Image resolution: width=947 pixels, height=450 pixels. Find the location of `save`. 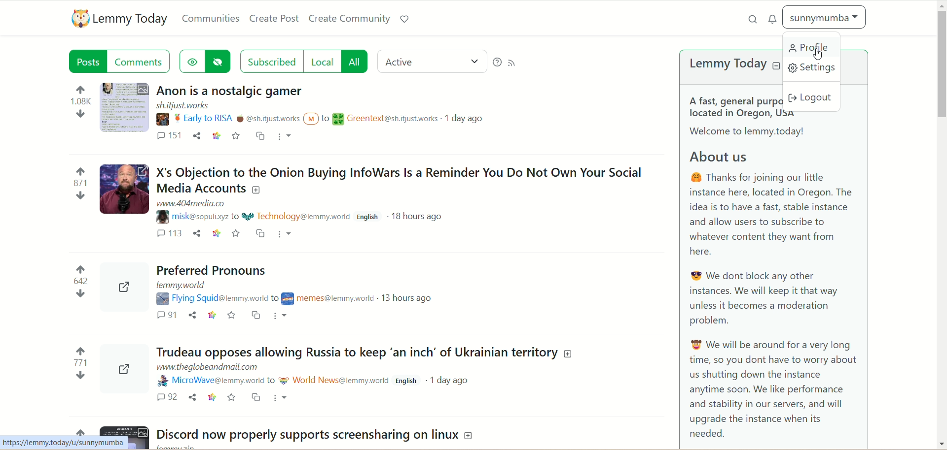

save is located at coordinates (236, 136).